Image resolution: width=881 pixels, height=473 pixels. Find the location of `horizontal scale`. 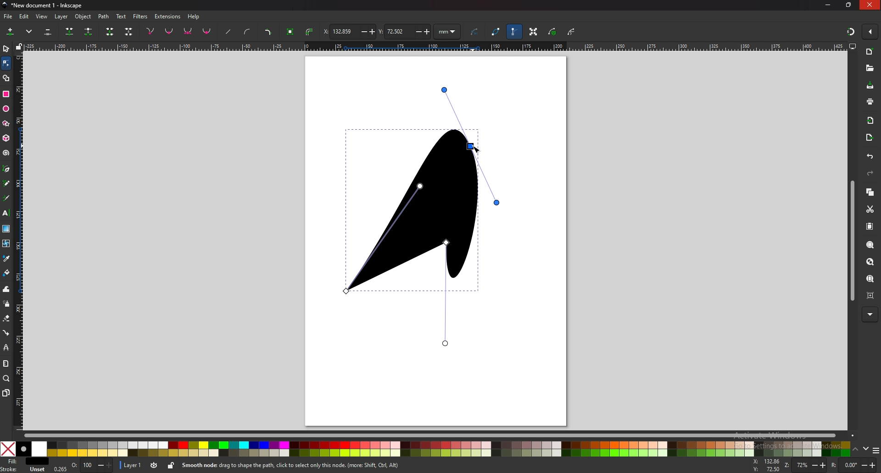

horizontal scale is located at coordinates (434, 46).